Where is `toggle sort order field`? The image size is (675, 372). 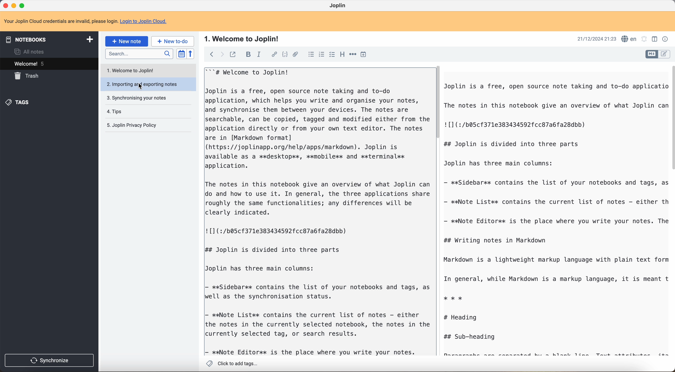
toggle sort order field is located at coordinates (181, 54).